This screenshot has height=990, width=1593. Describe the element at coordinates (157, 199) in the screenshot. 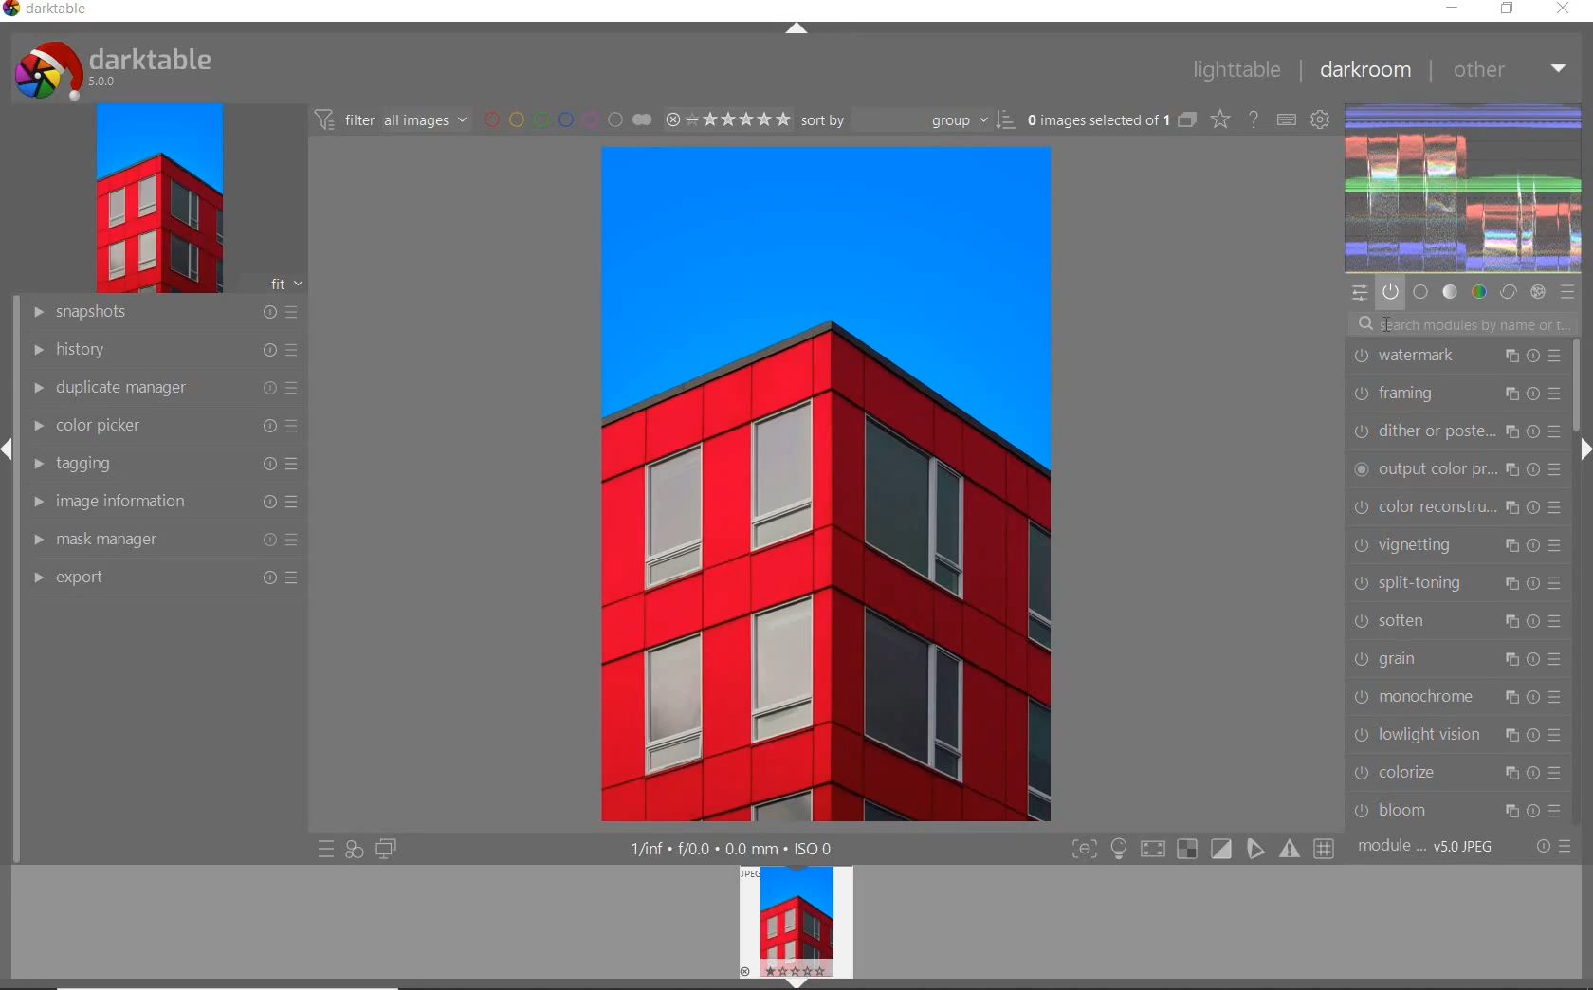

I see `image` at that location.